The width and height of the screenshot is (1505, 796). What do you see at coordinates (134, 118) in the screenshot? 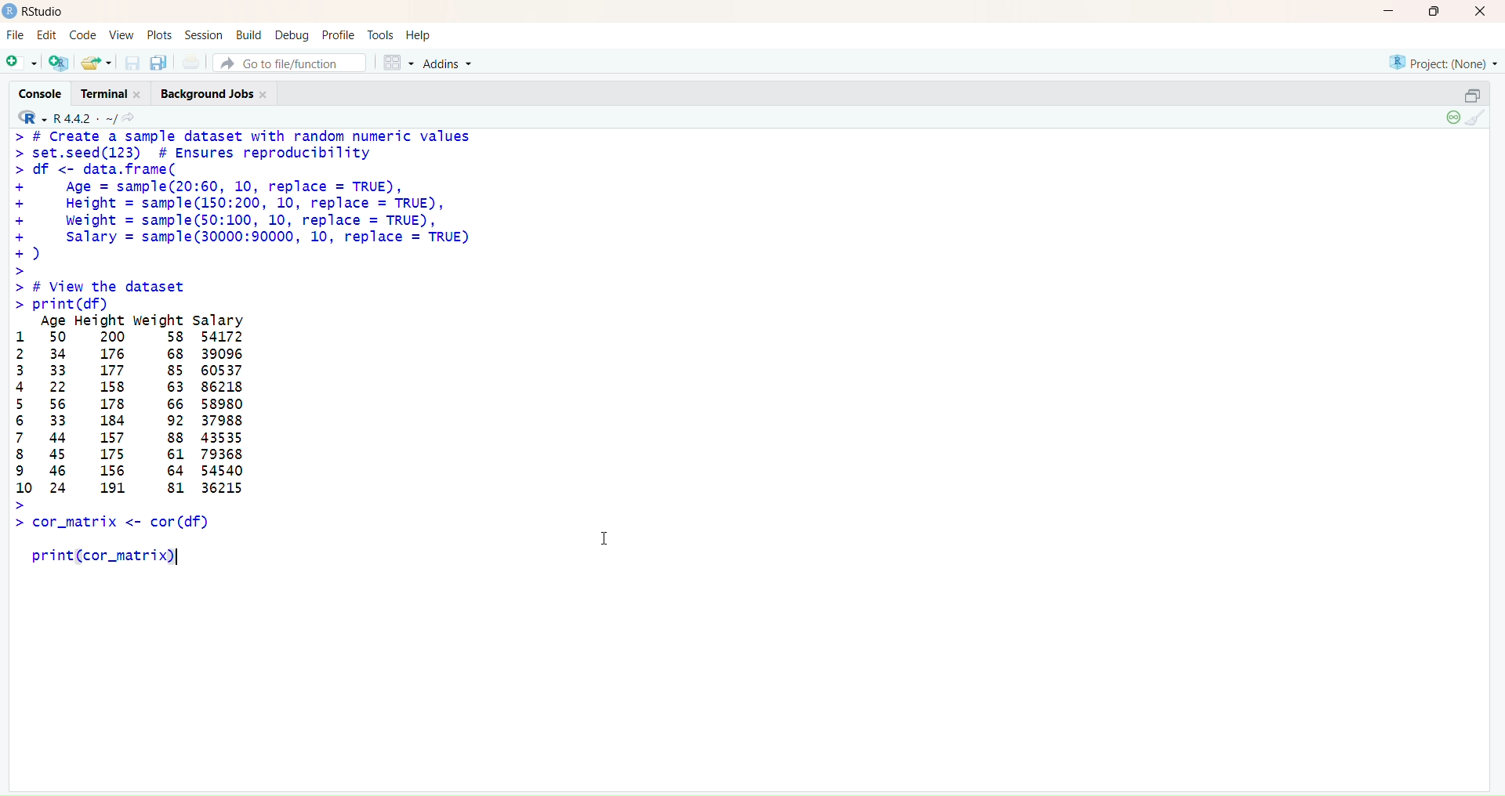
I see `Show in new window` at bounding box center [134, 118].